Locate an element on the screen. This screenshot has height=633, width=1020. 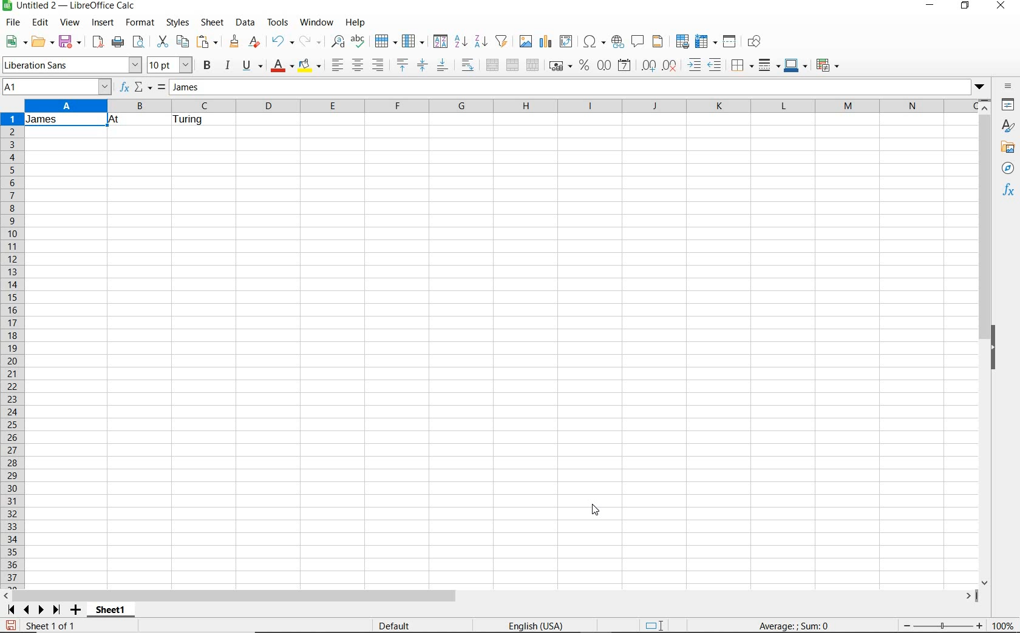
help is located at coordinates (356, 22).